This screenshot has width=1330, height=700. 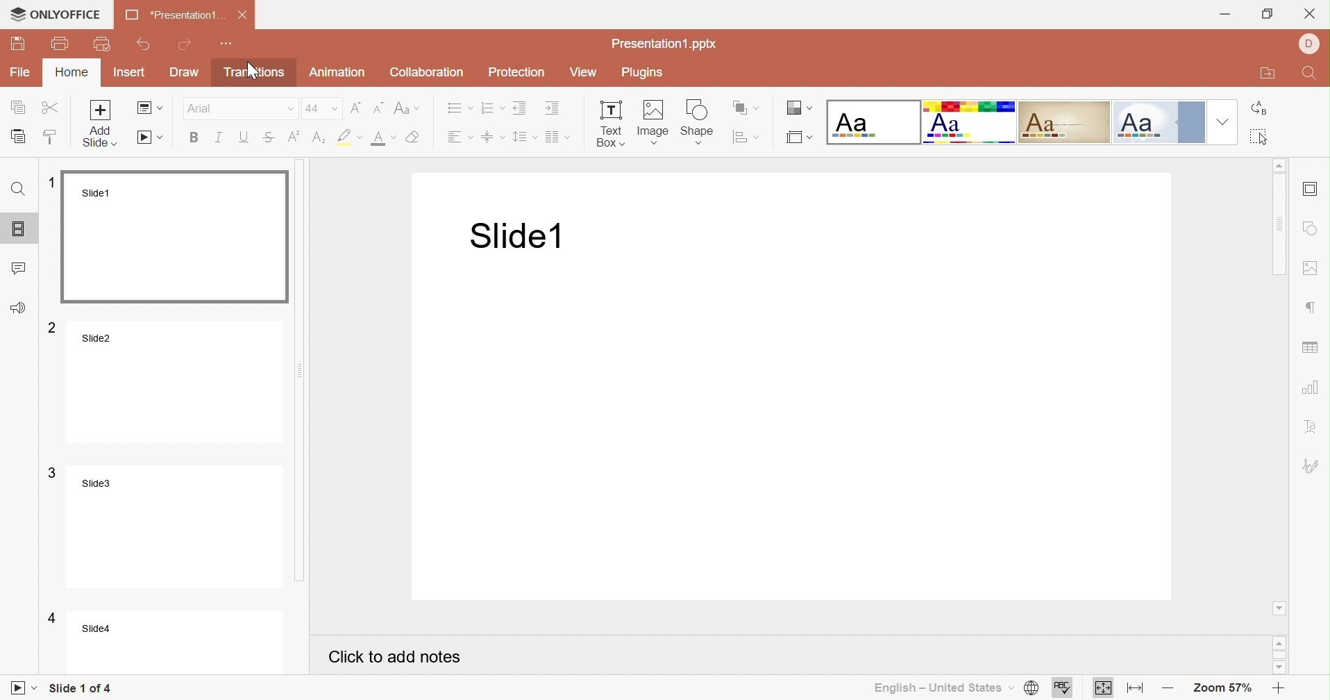 I want to click on Official, so click(x=1161, y=124).